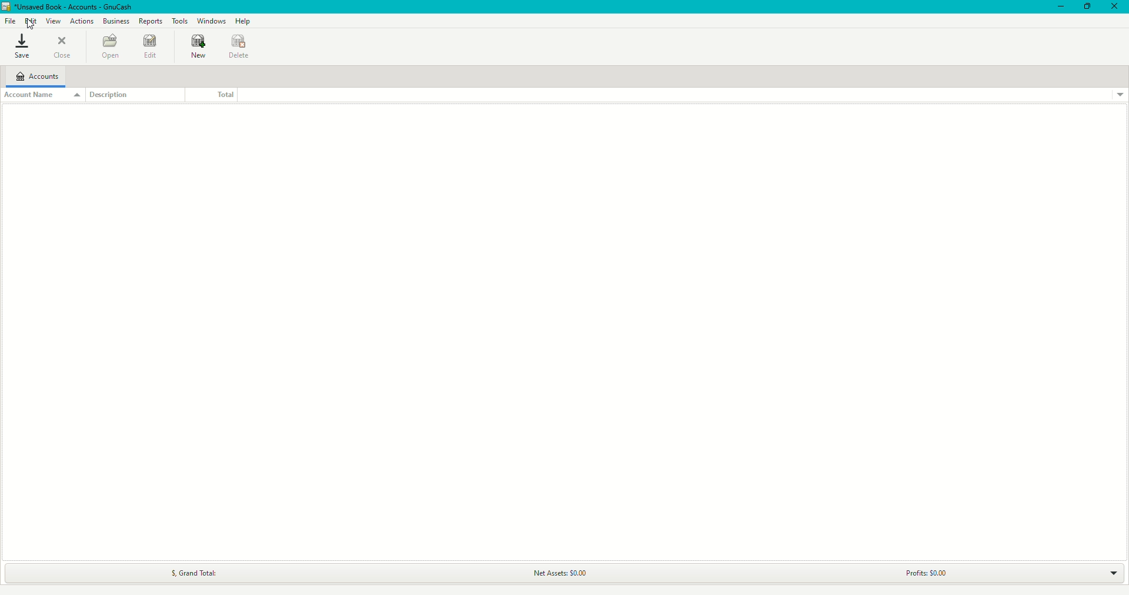 The width and height of the screenshot is (1129, 595). What do you see at coordinates (115, 95) in the screenshot?
I see `Description` at bounding box center [115, 95].